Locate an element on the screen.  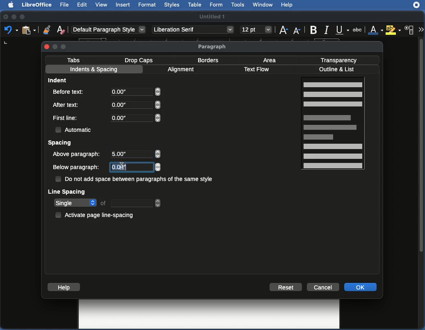
Area is located at coordinates (272, 60).